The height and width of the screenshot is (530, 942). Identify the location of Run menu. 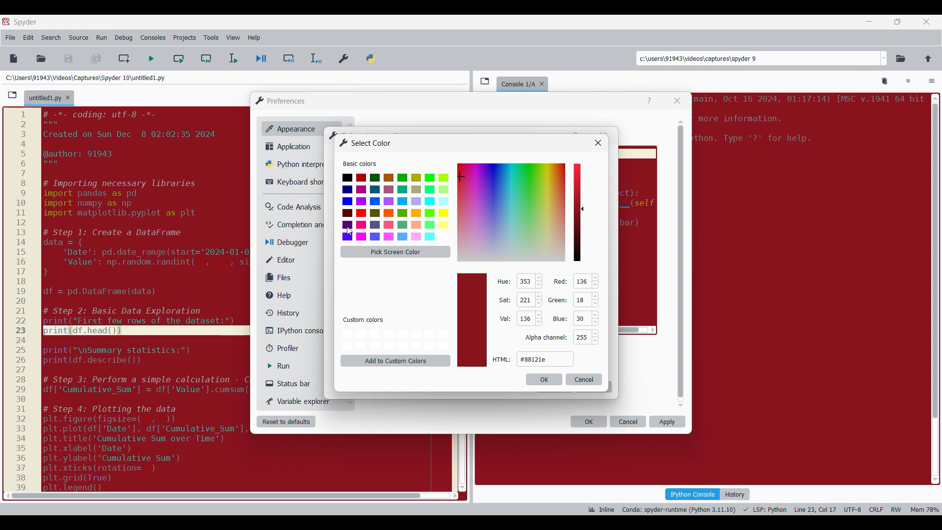
(102, 38).